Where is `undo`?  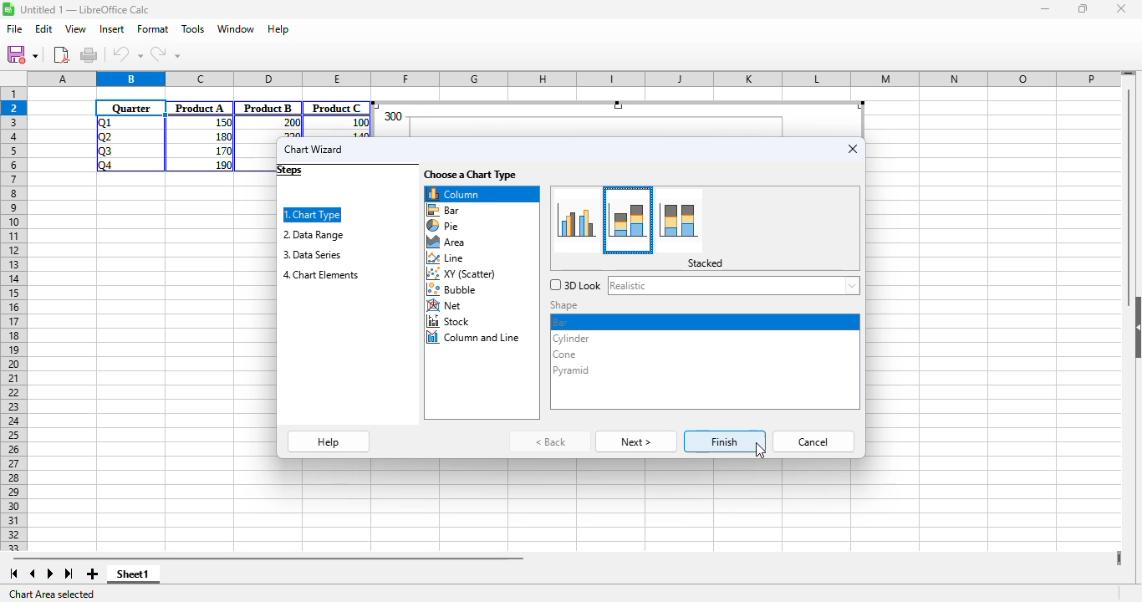
undo is located at coordinates (128, 54).